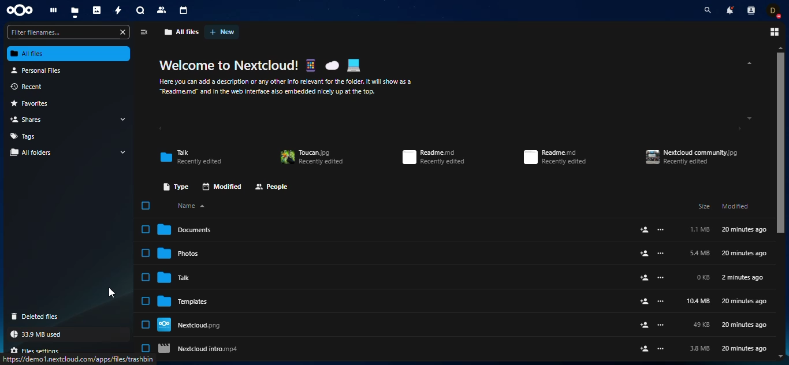 The width and height of the screenshot is (789, 365). What do you see at coordinates (274, 186) in the screenshot?
I see `People` at bounding box center [274, 186].